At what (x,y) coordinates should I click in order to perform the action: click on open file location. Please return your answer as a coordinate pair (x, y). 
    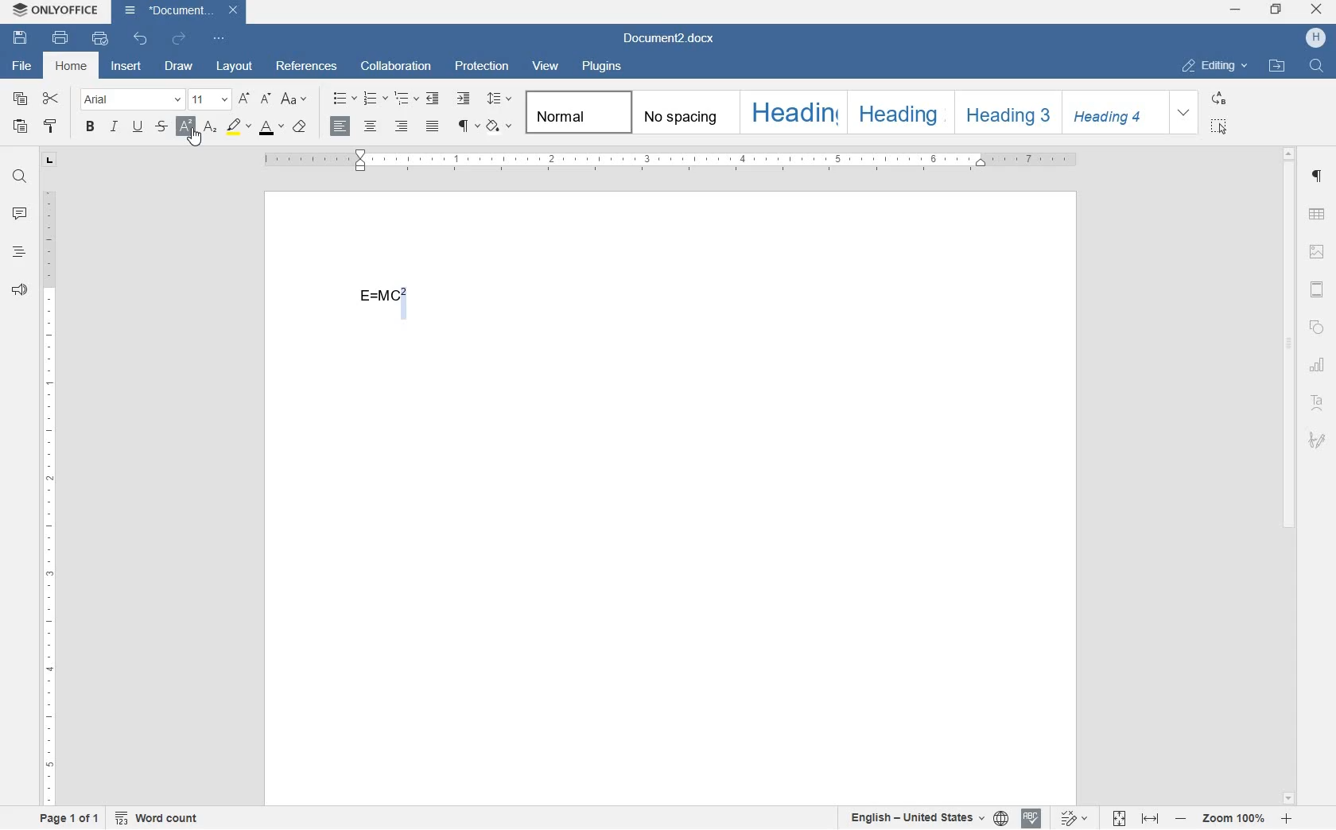
    Looking at the image, I should click on (1277, 65).